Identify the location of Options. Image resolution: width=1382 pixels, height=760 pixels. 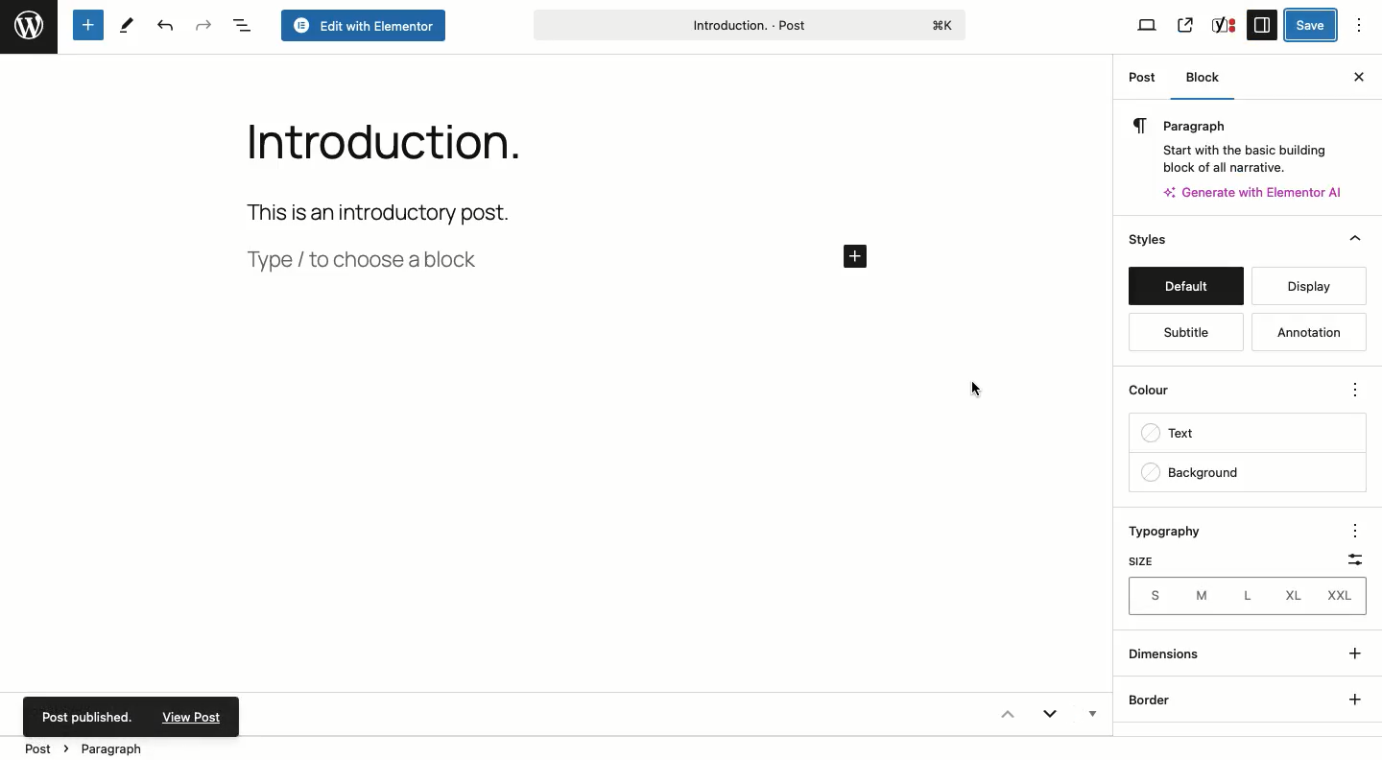
(1368, 26).